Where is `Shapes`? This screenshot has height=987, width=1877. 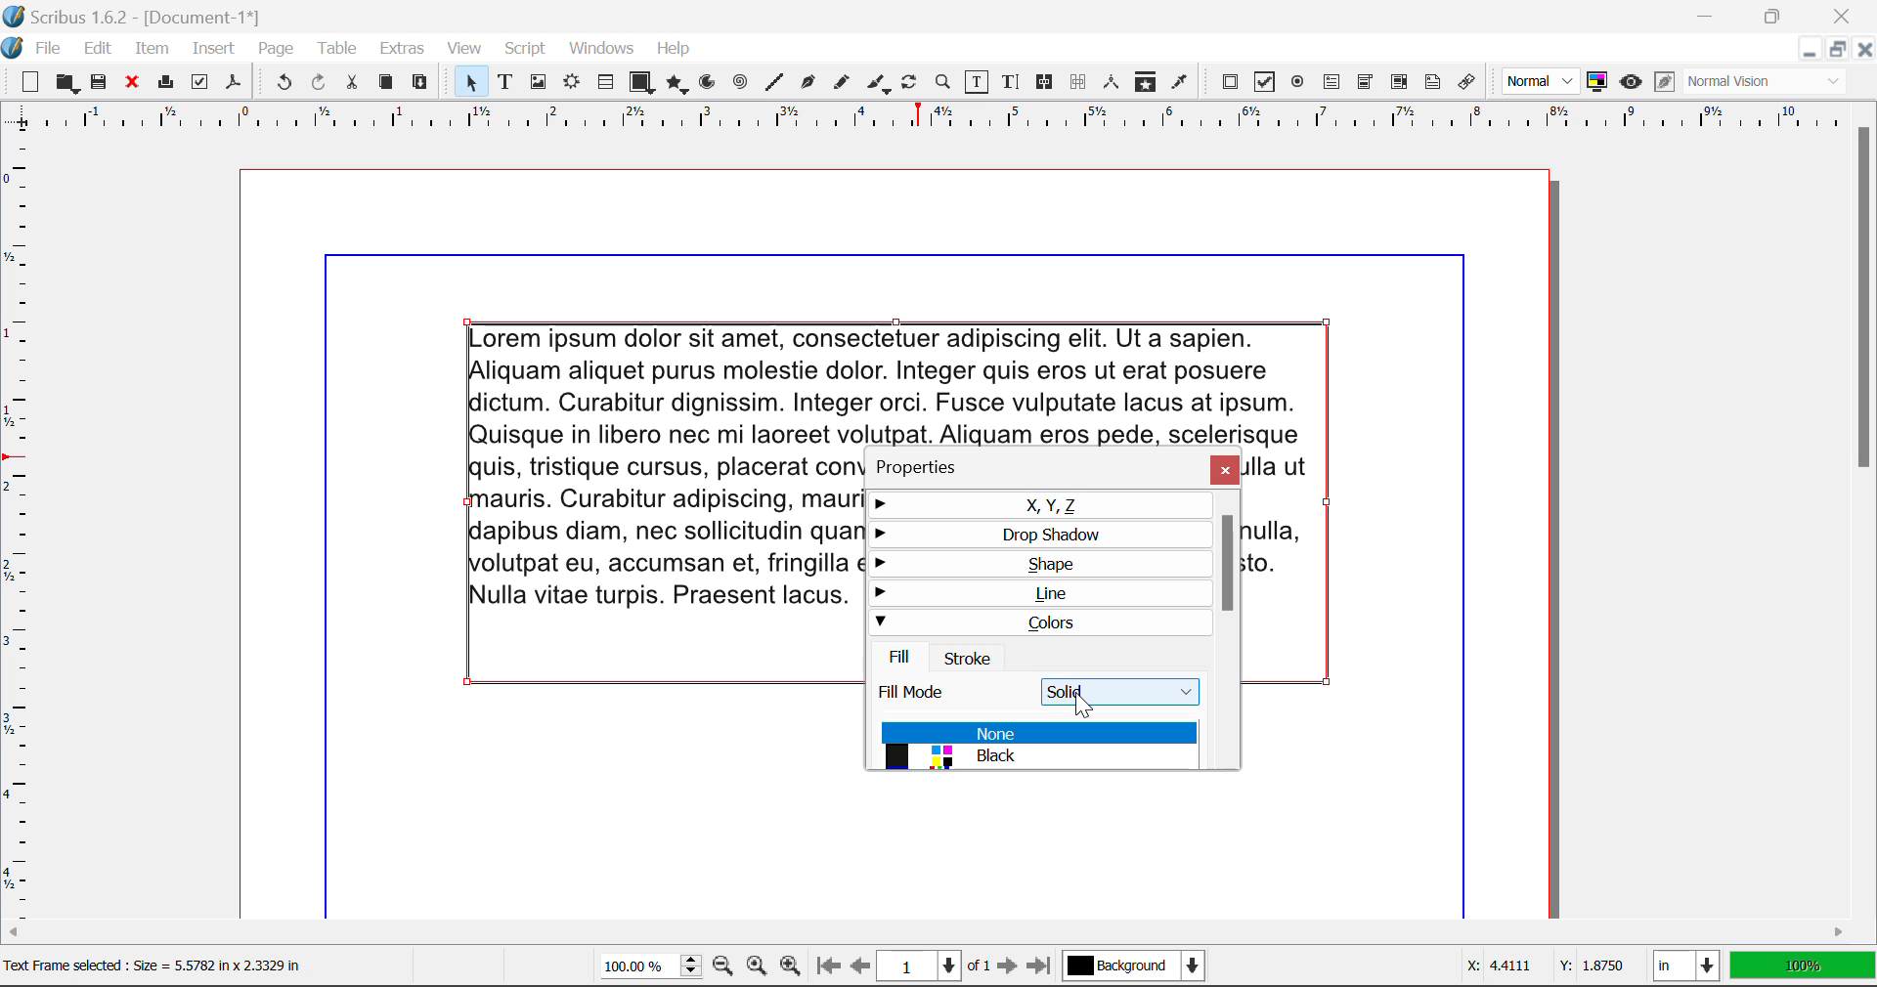
Shapes is located at coordinates (641, 84).